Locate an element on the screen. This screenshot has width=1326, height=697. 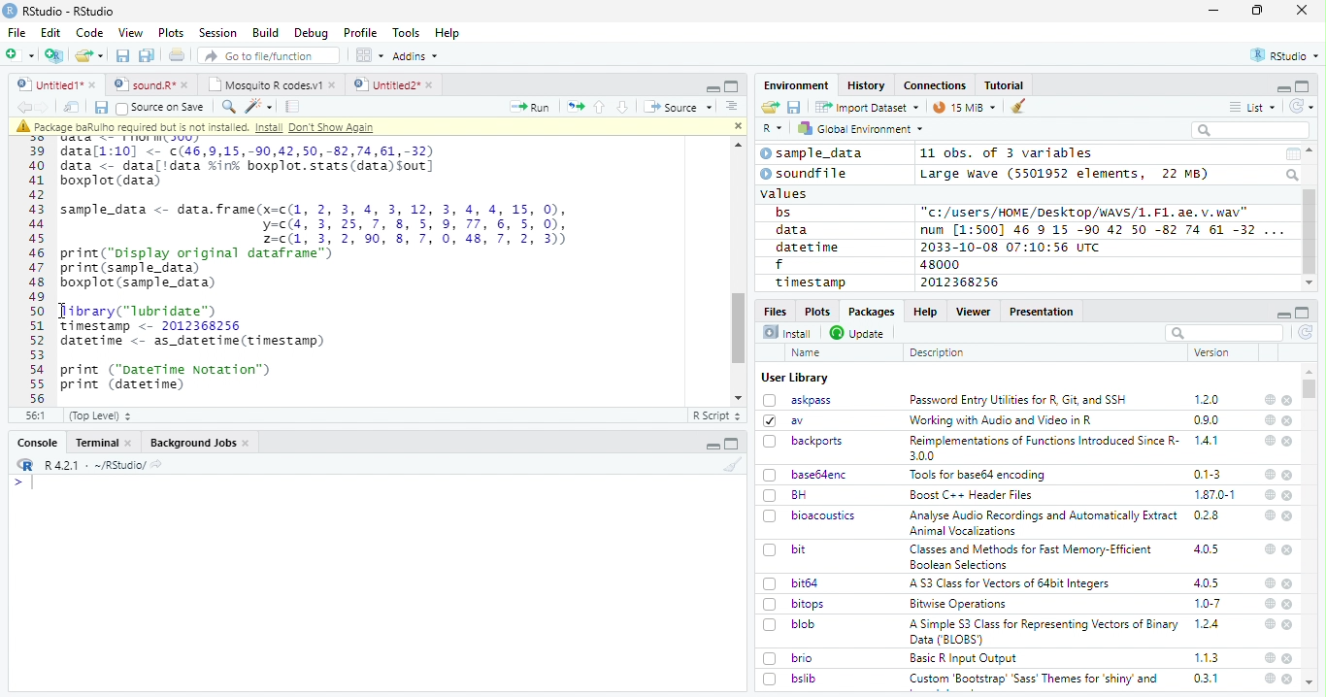
Import Dataset is located at coordinates (867, 107).